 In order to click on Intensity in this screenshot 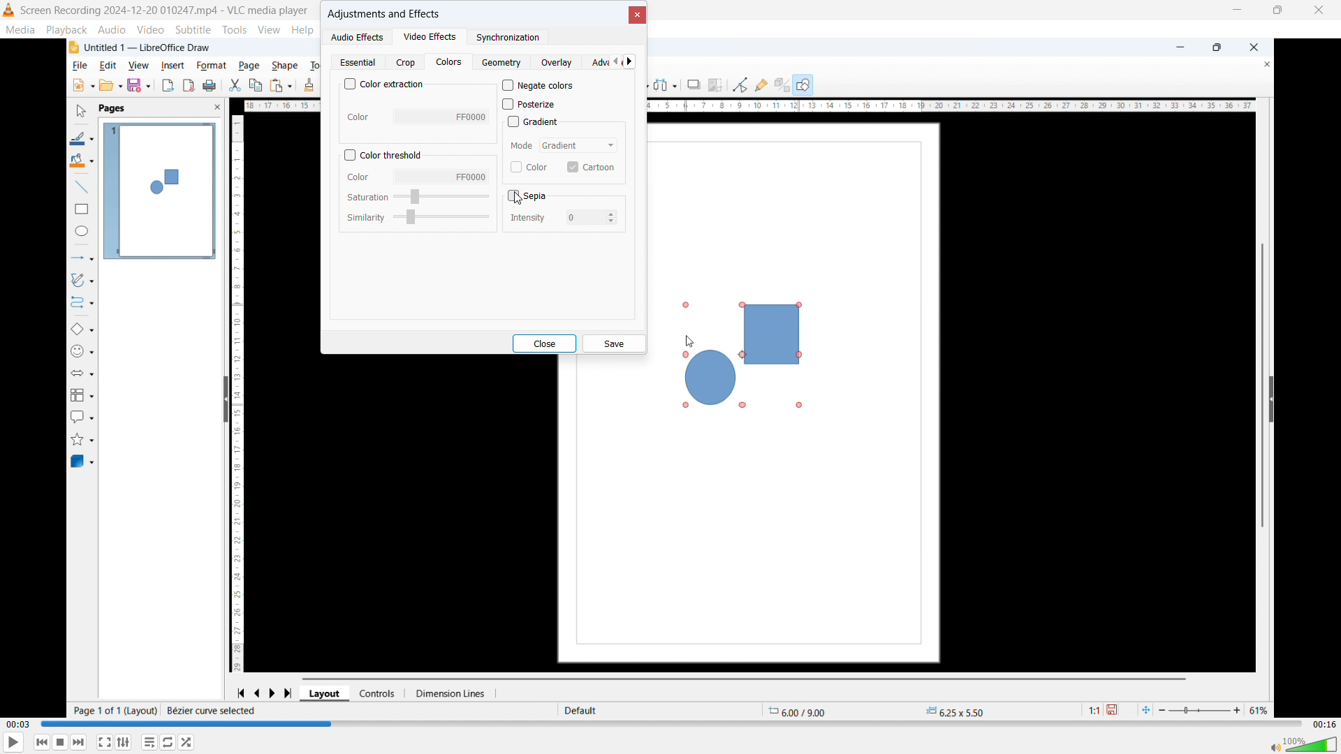, I will do `click(528, 218)`.